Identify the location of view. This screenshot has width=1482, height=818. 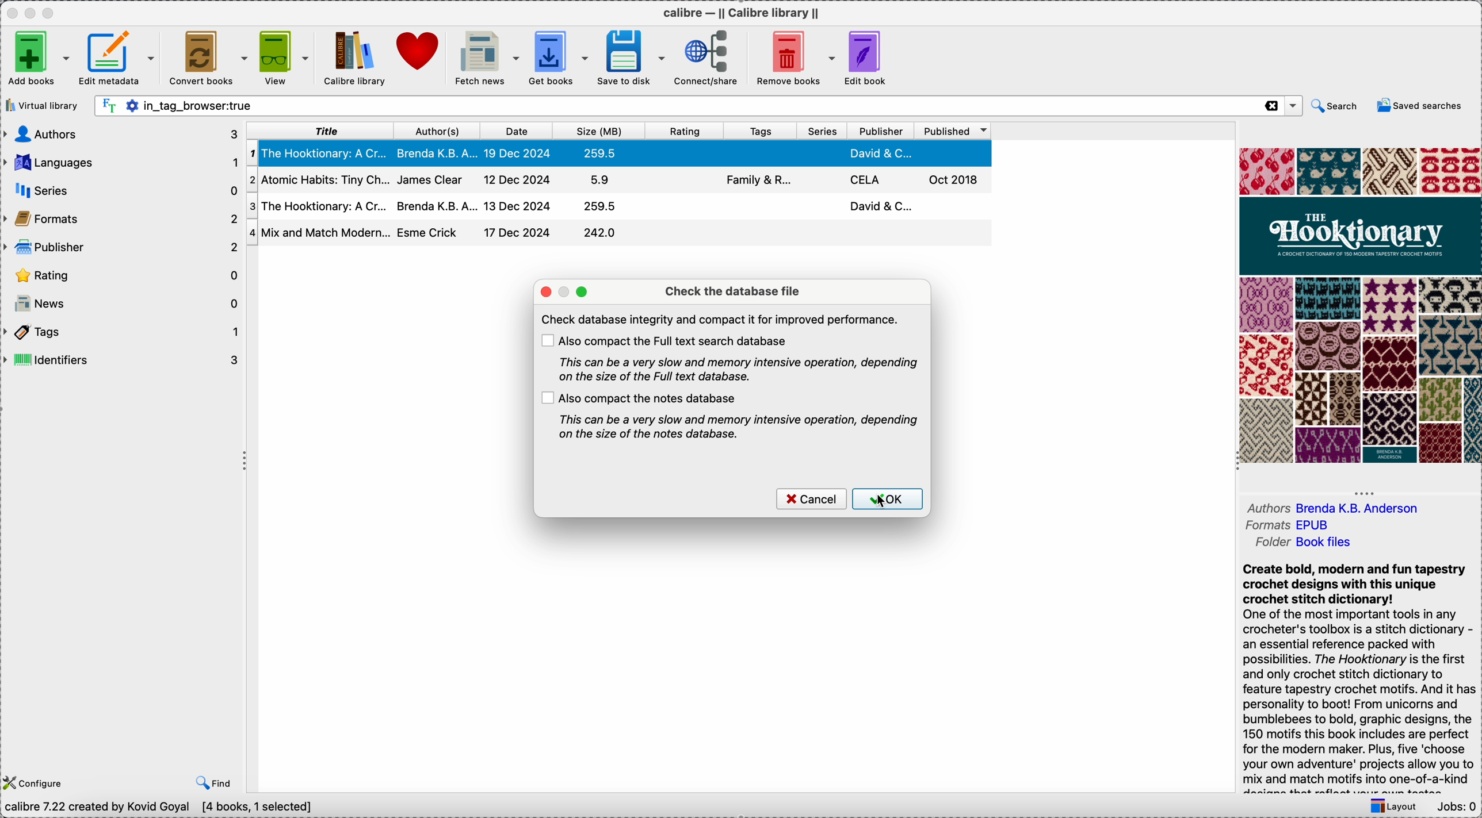
(284, 58).